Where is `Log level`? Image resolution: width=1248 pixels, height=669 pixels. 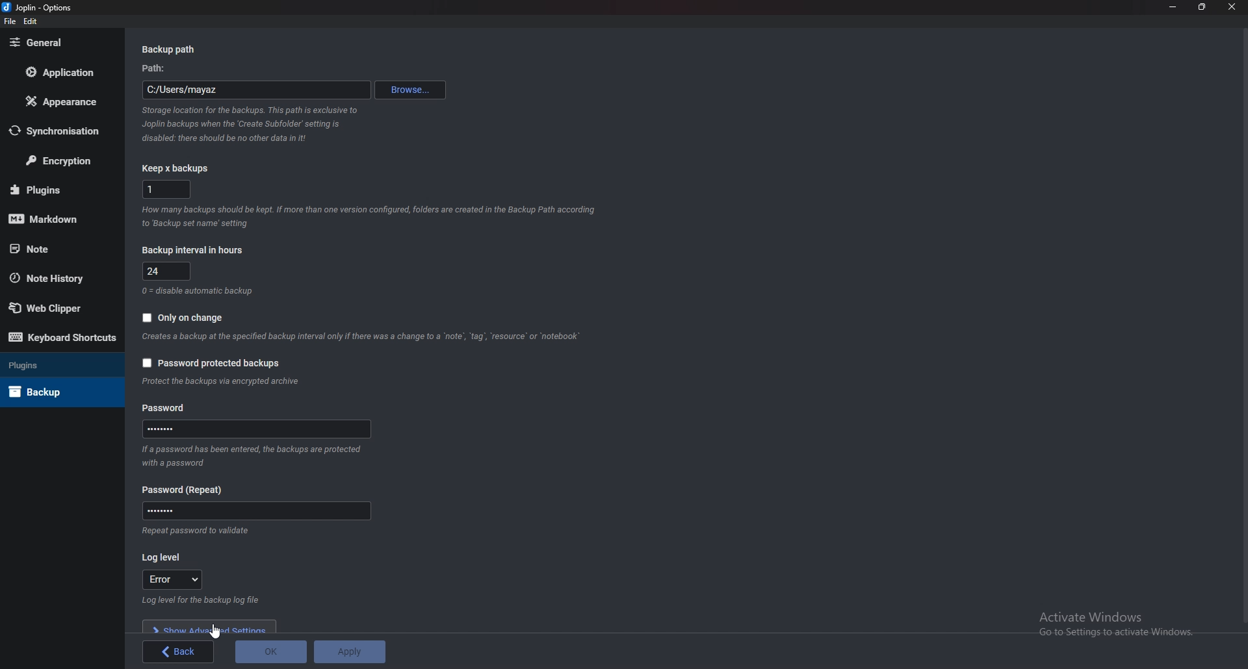 Log level is located at coordinates (163, 557).